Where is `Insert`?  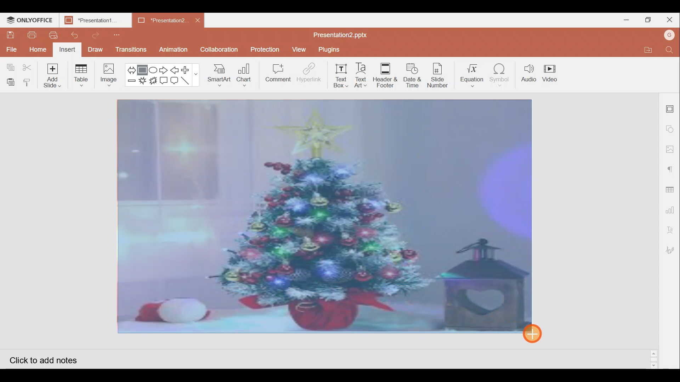 Insert is located at coordinates (68, 50).